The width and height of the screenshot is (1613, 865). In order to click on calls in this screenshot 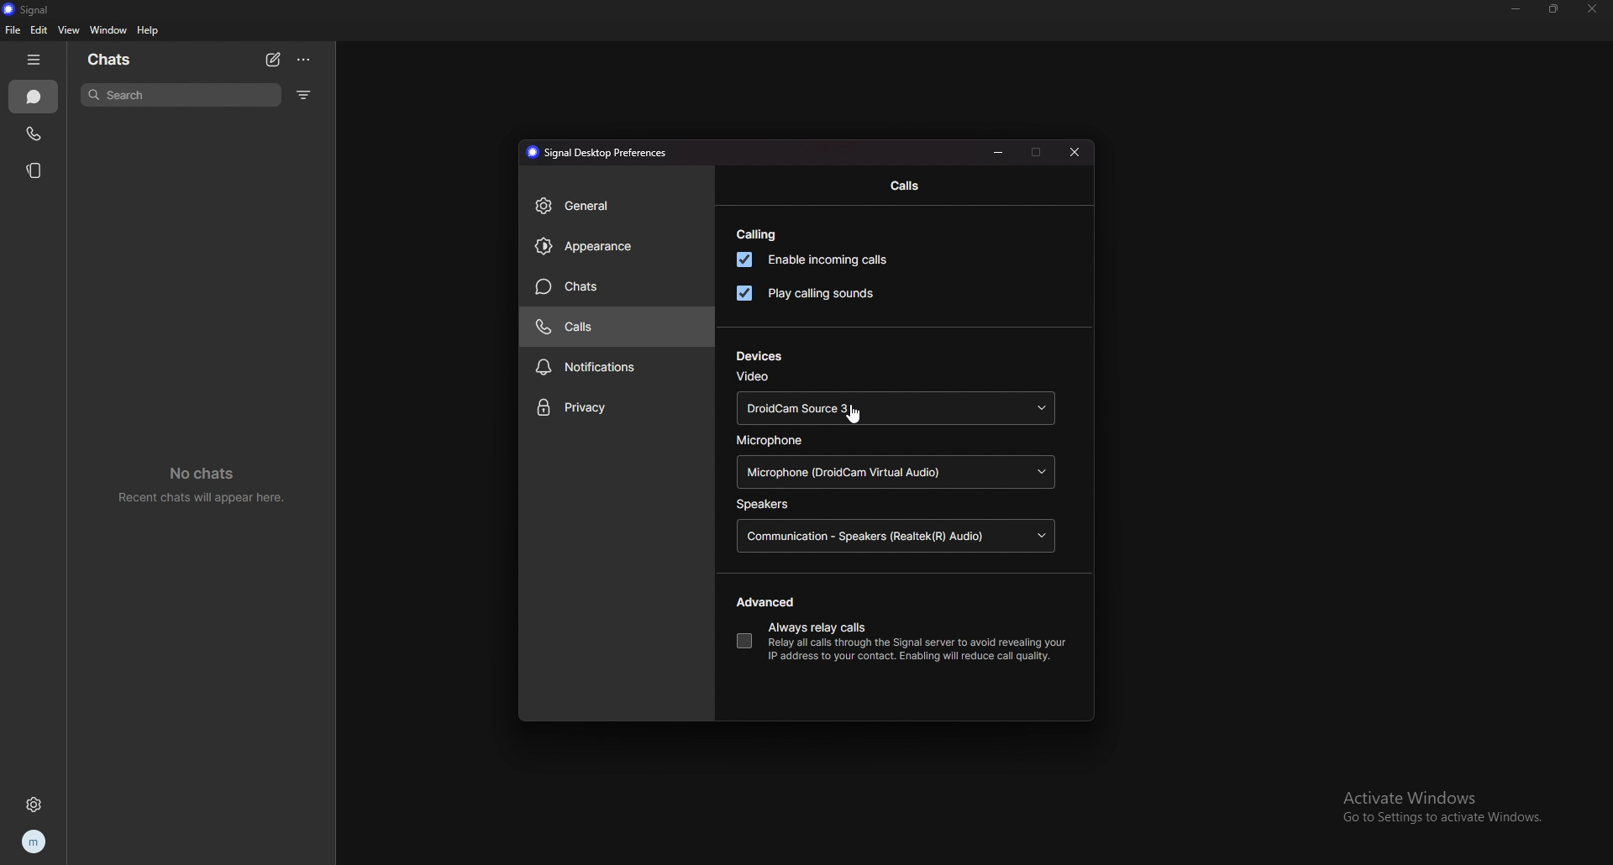, I will do `click(615, 327)`.